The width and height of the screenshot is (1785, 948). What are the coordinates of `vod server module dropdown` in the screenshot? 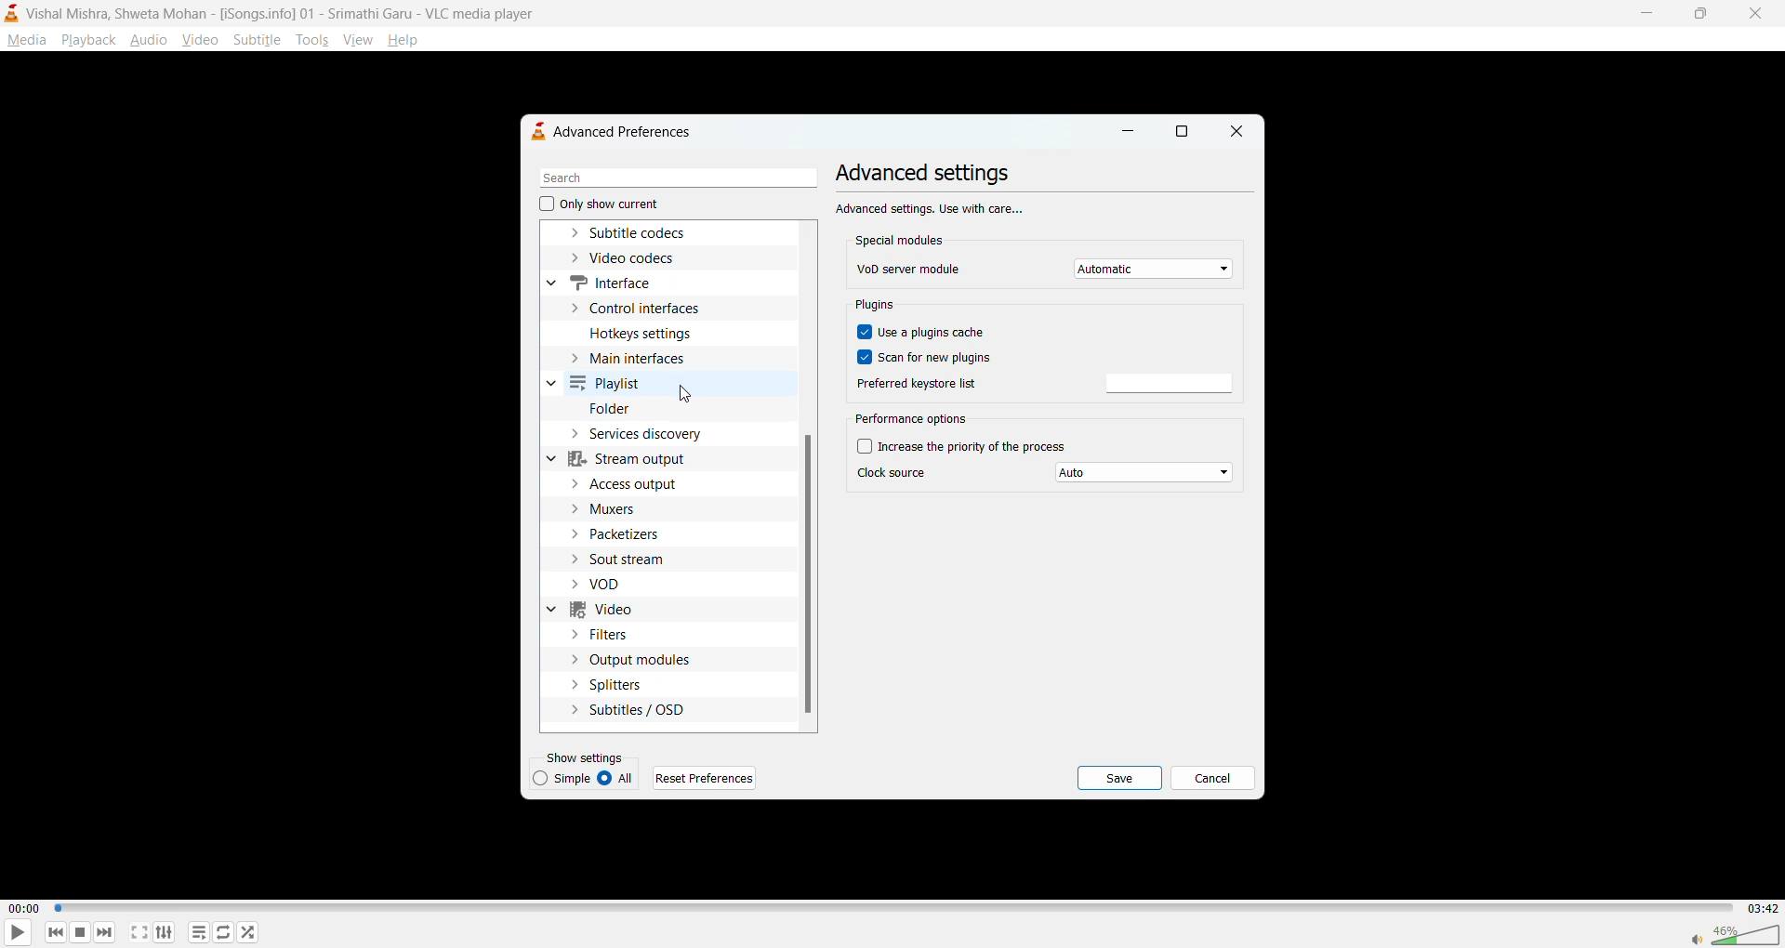 It's located at (1156, 270).